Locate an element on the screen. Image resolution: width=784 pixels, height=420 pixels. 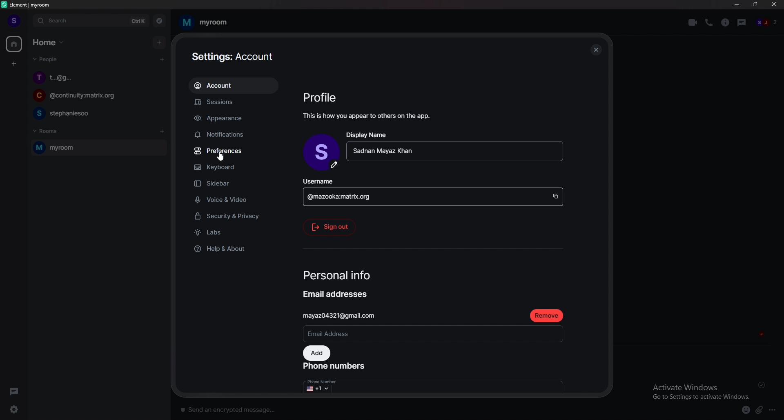
email is located at coordinates (347, 315).